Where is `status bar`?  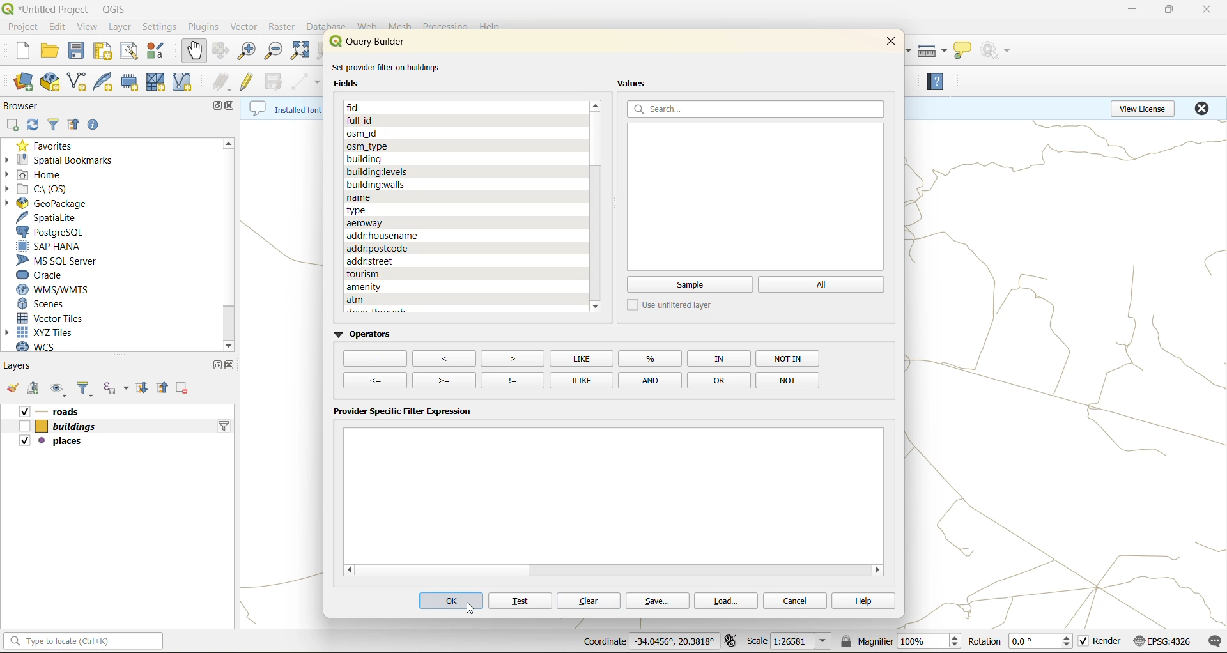 status bar is located at coordinates (82, 643).